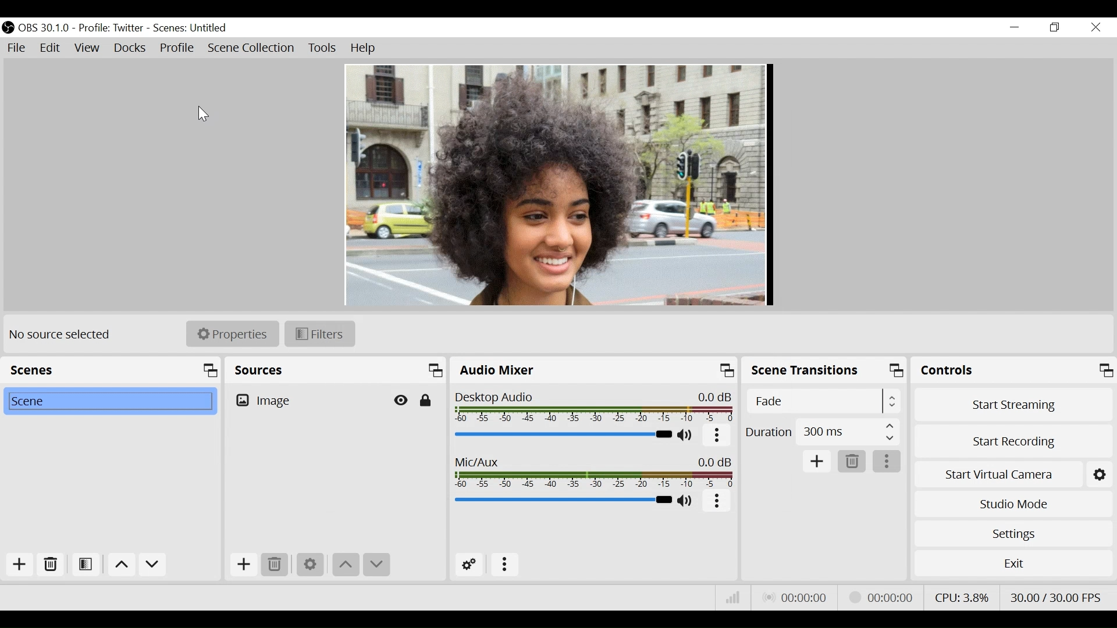 The image size is (1117, 628). I want to click on Select Duration, so click(823, 431).